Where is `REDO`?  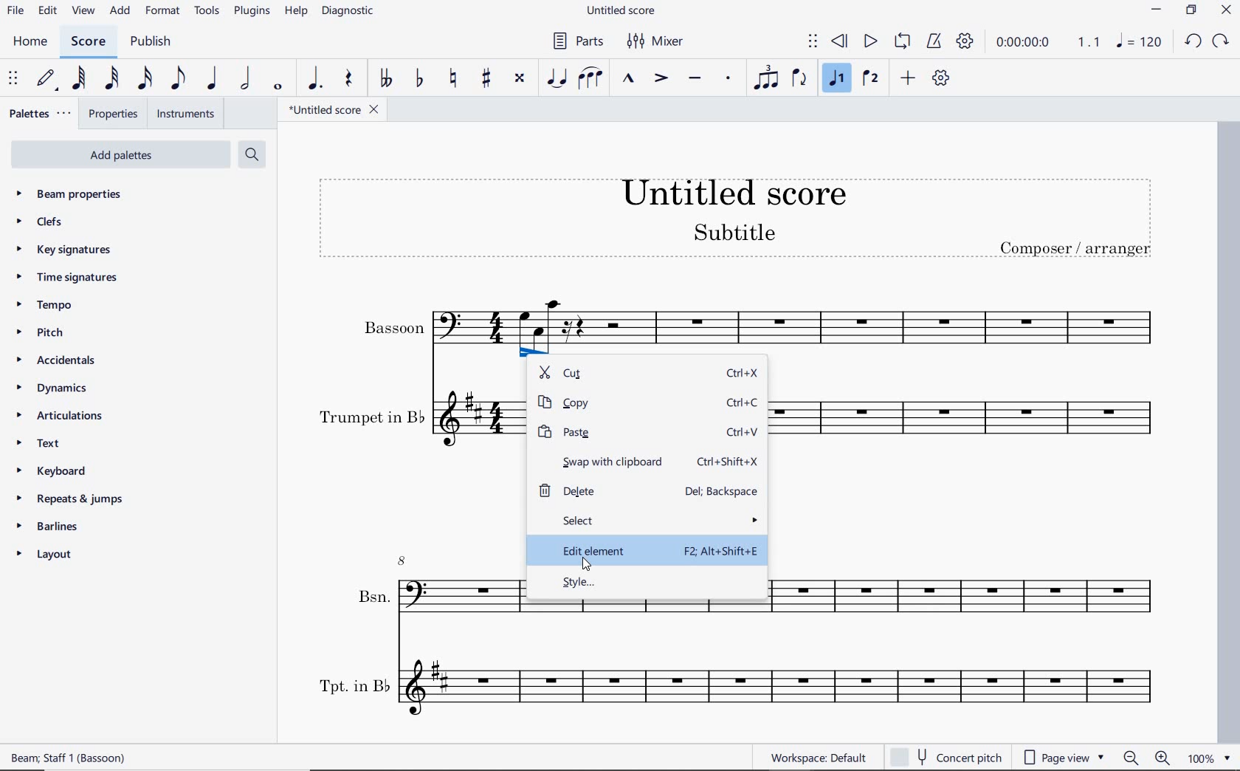 REDO is located at coordinates (1224, 41).